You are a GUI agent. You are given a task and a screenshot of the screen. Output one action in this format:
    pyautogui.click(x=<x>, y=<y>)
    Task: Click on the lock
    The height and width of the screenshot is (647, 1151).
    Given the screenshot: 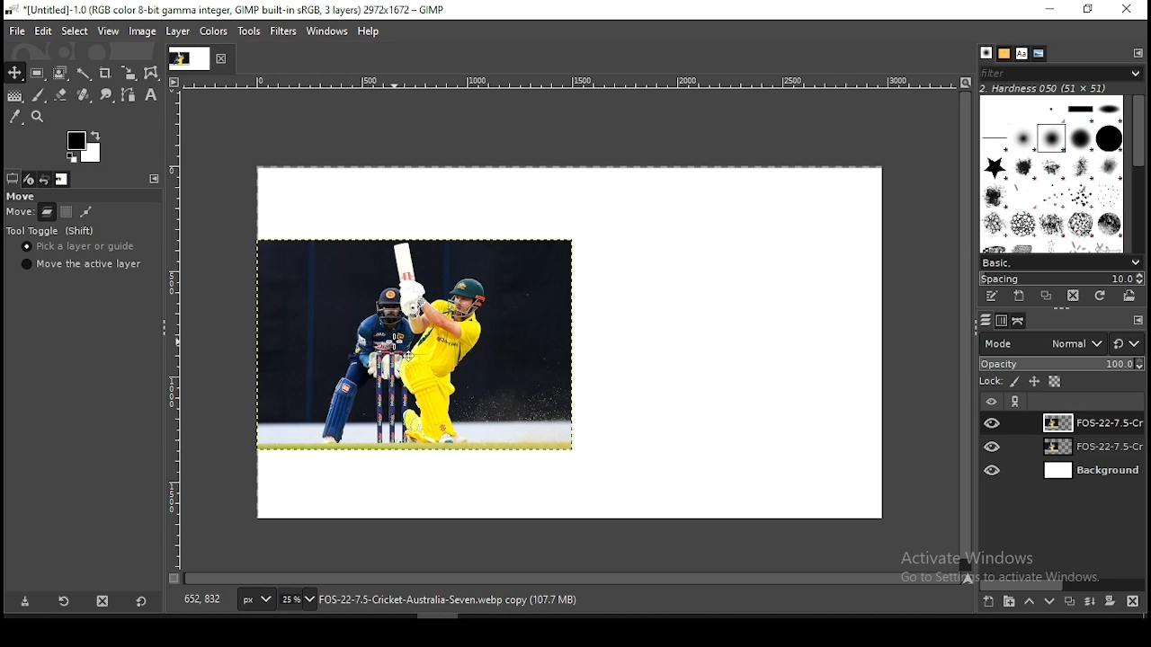 What is the action you would take?
    pyautogui.click(x=989, y=382)
    